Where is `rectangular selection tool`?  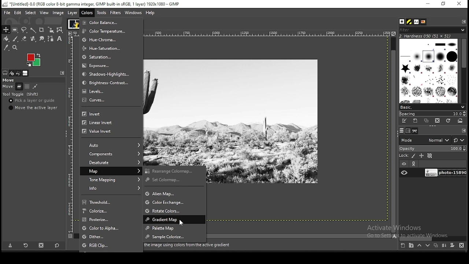 rectangular selection tool is located at coordinates (15, 30).